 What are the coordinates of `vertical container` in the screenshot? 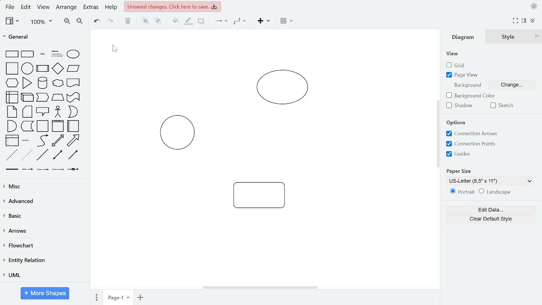 It's located at (58, 127).